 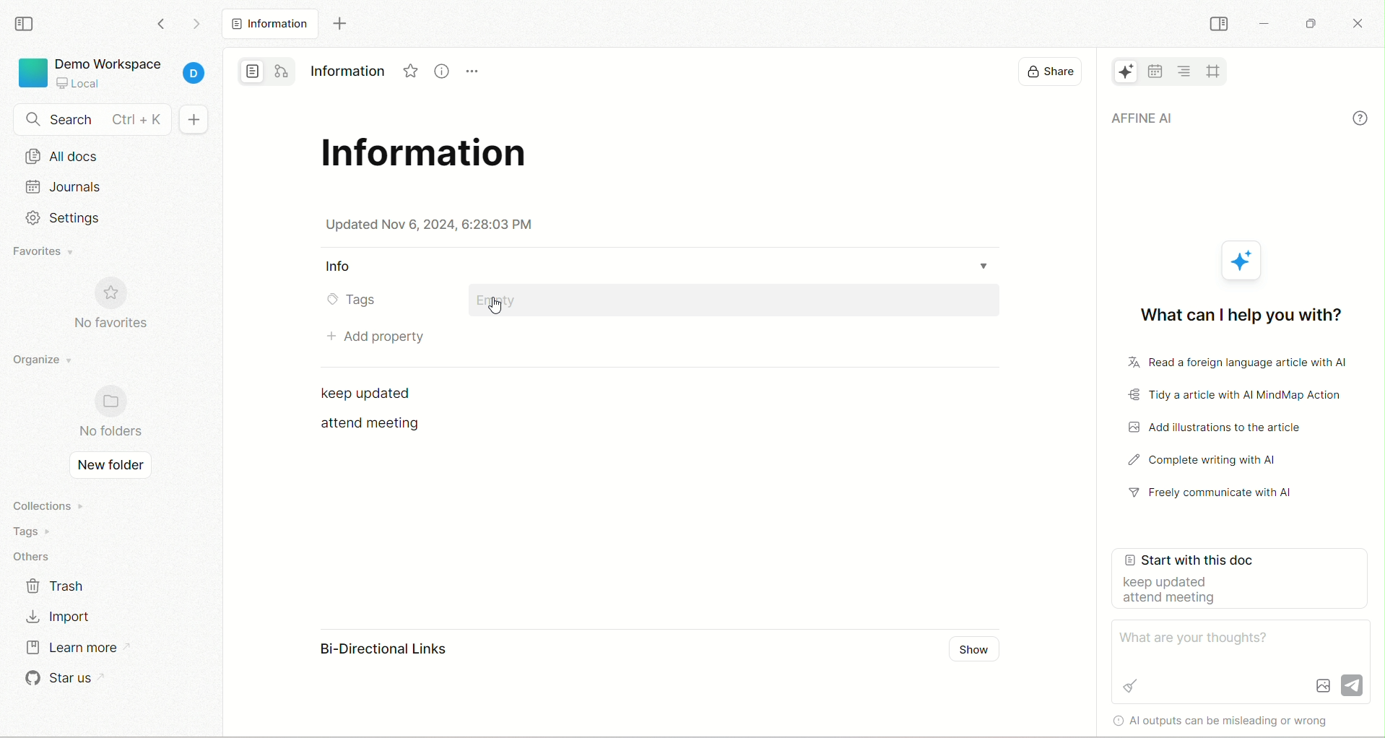 I want to click on import, so click(x=64, y=615).